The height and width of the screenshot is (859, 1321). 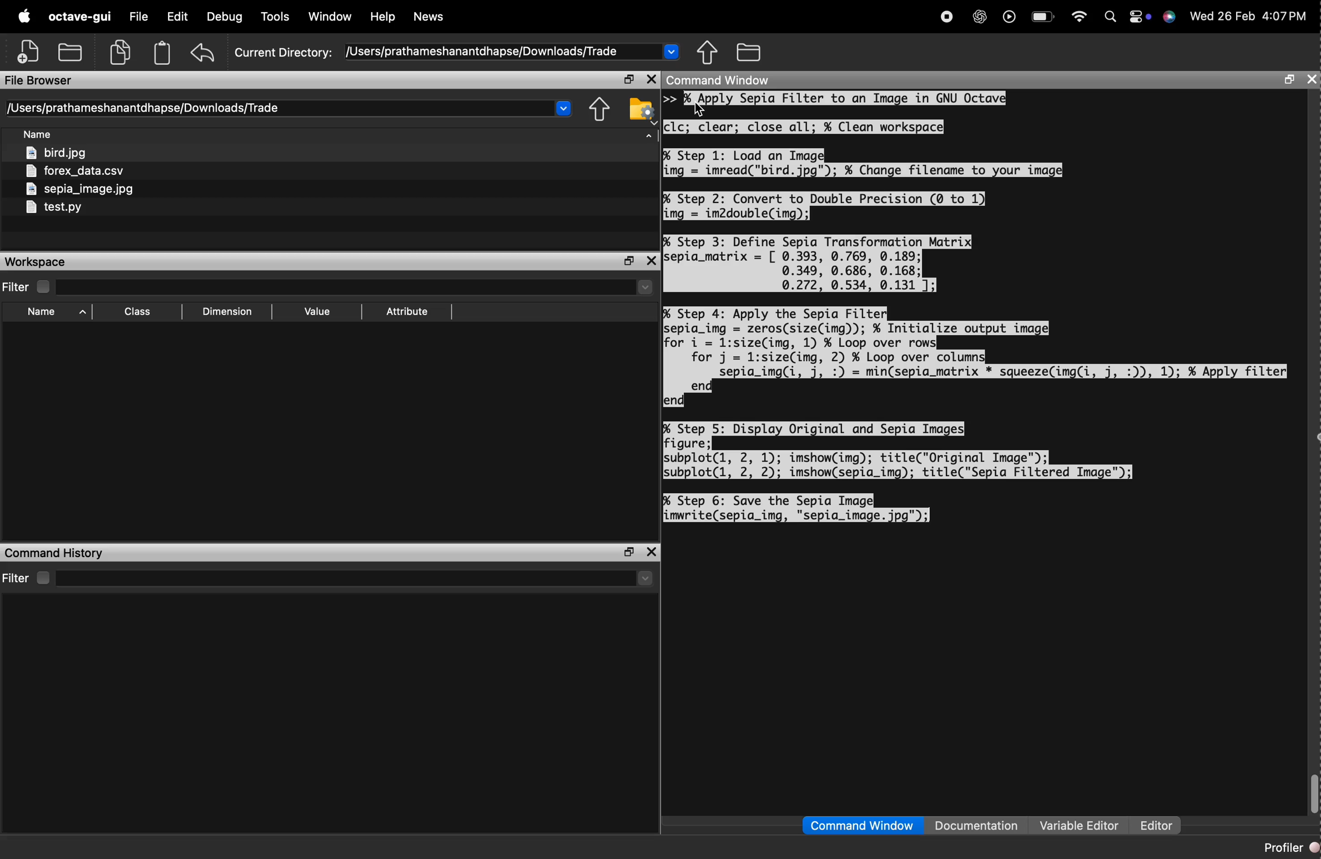 I want to click on undo, so click(x=203, y=53).